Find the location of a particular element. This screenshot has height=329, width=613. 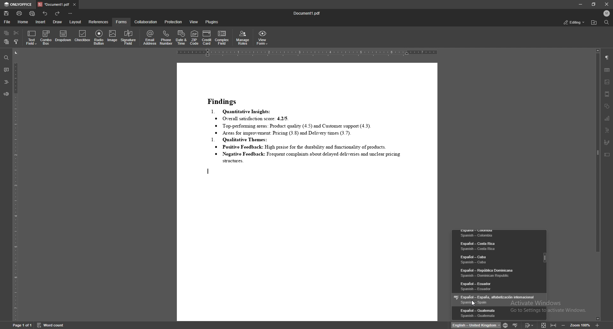

status is located at coordinates (574, 22).